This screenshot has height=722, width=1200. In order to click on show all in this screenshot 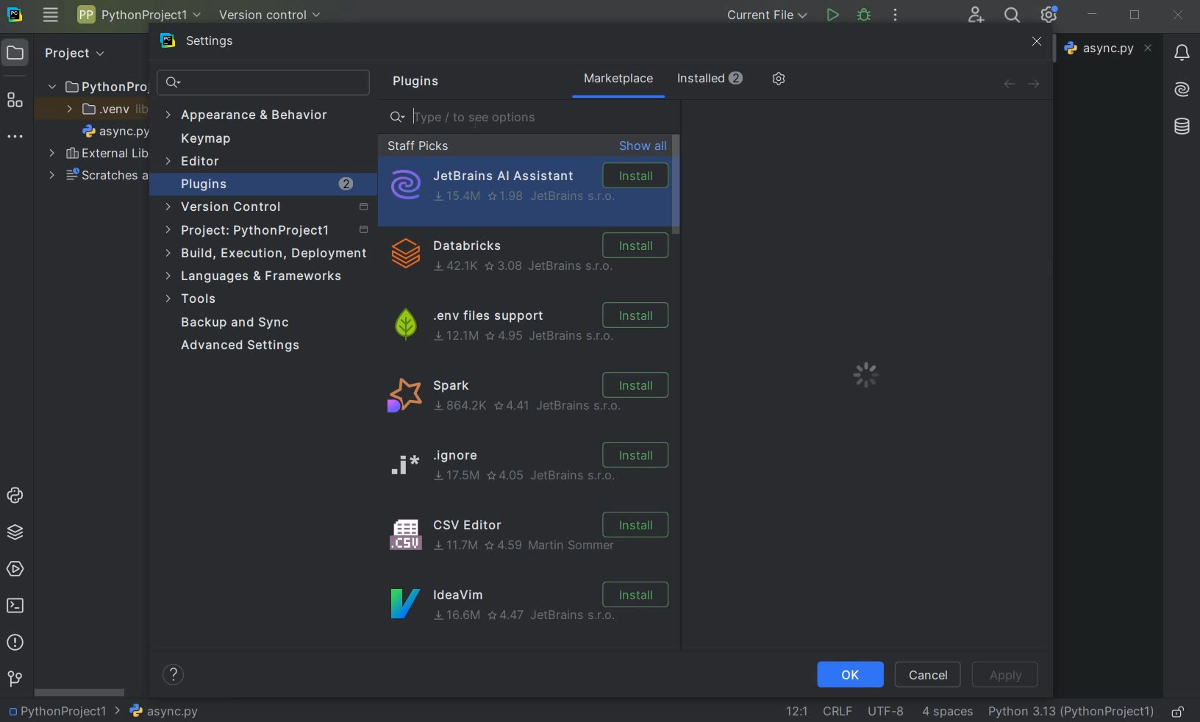, I will do `click(643, 147)`.